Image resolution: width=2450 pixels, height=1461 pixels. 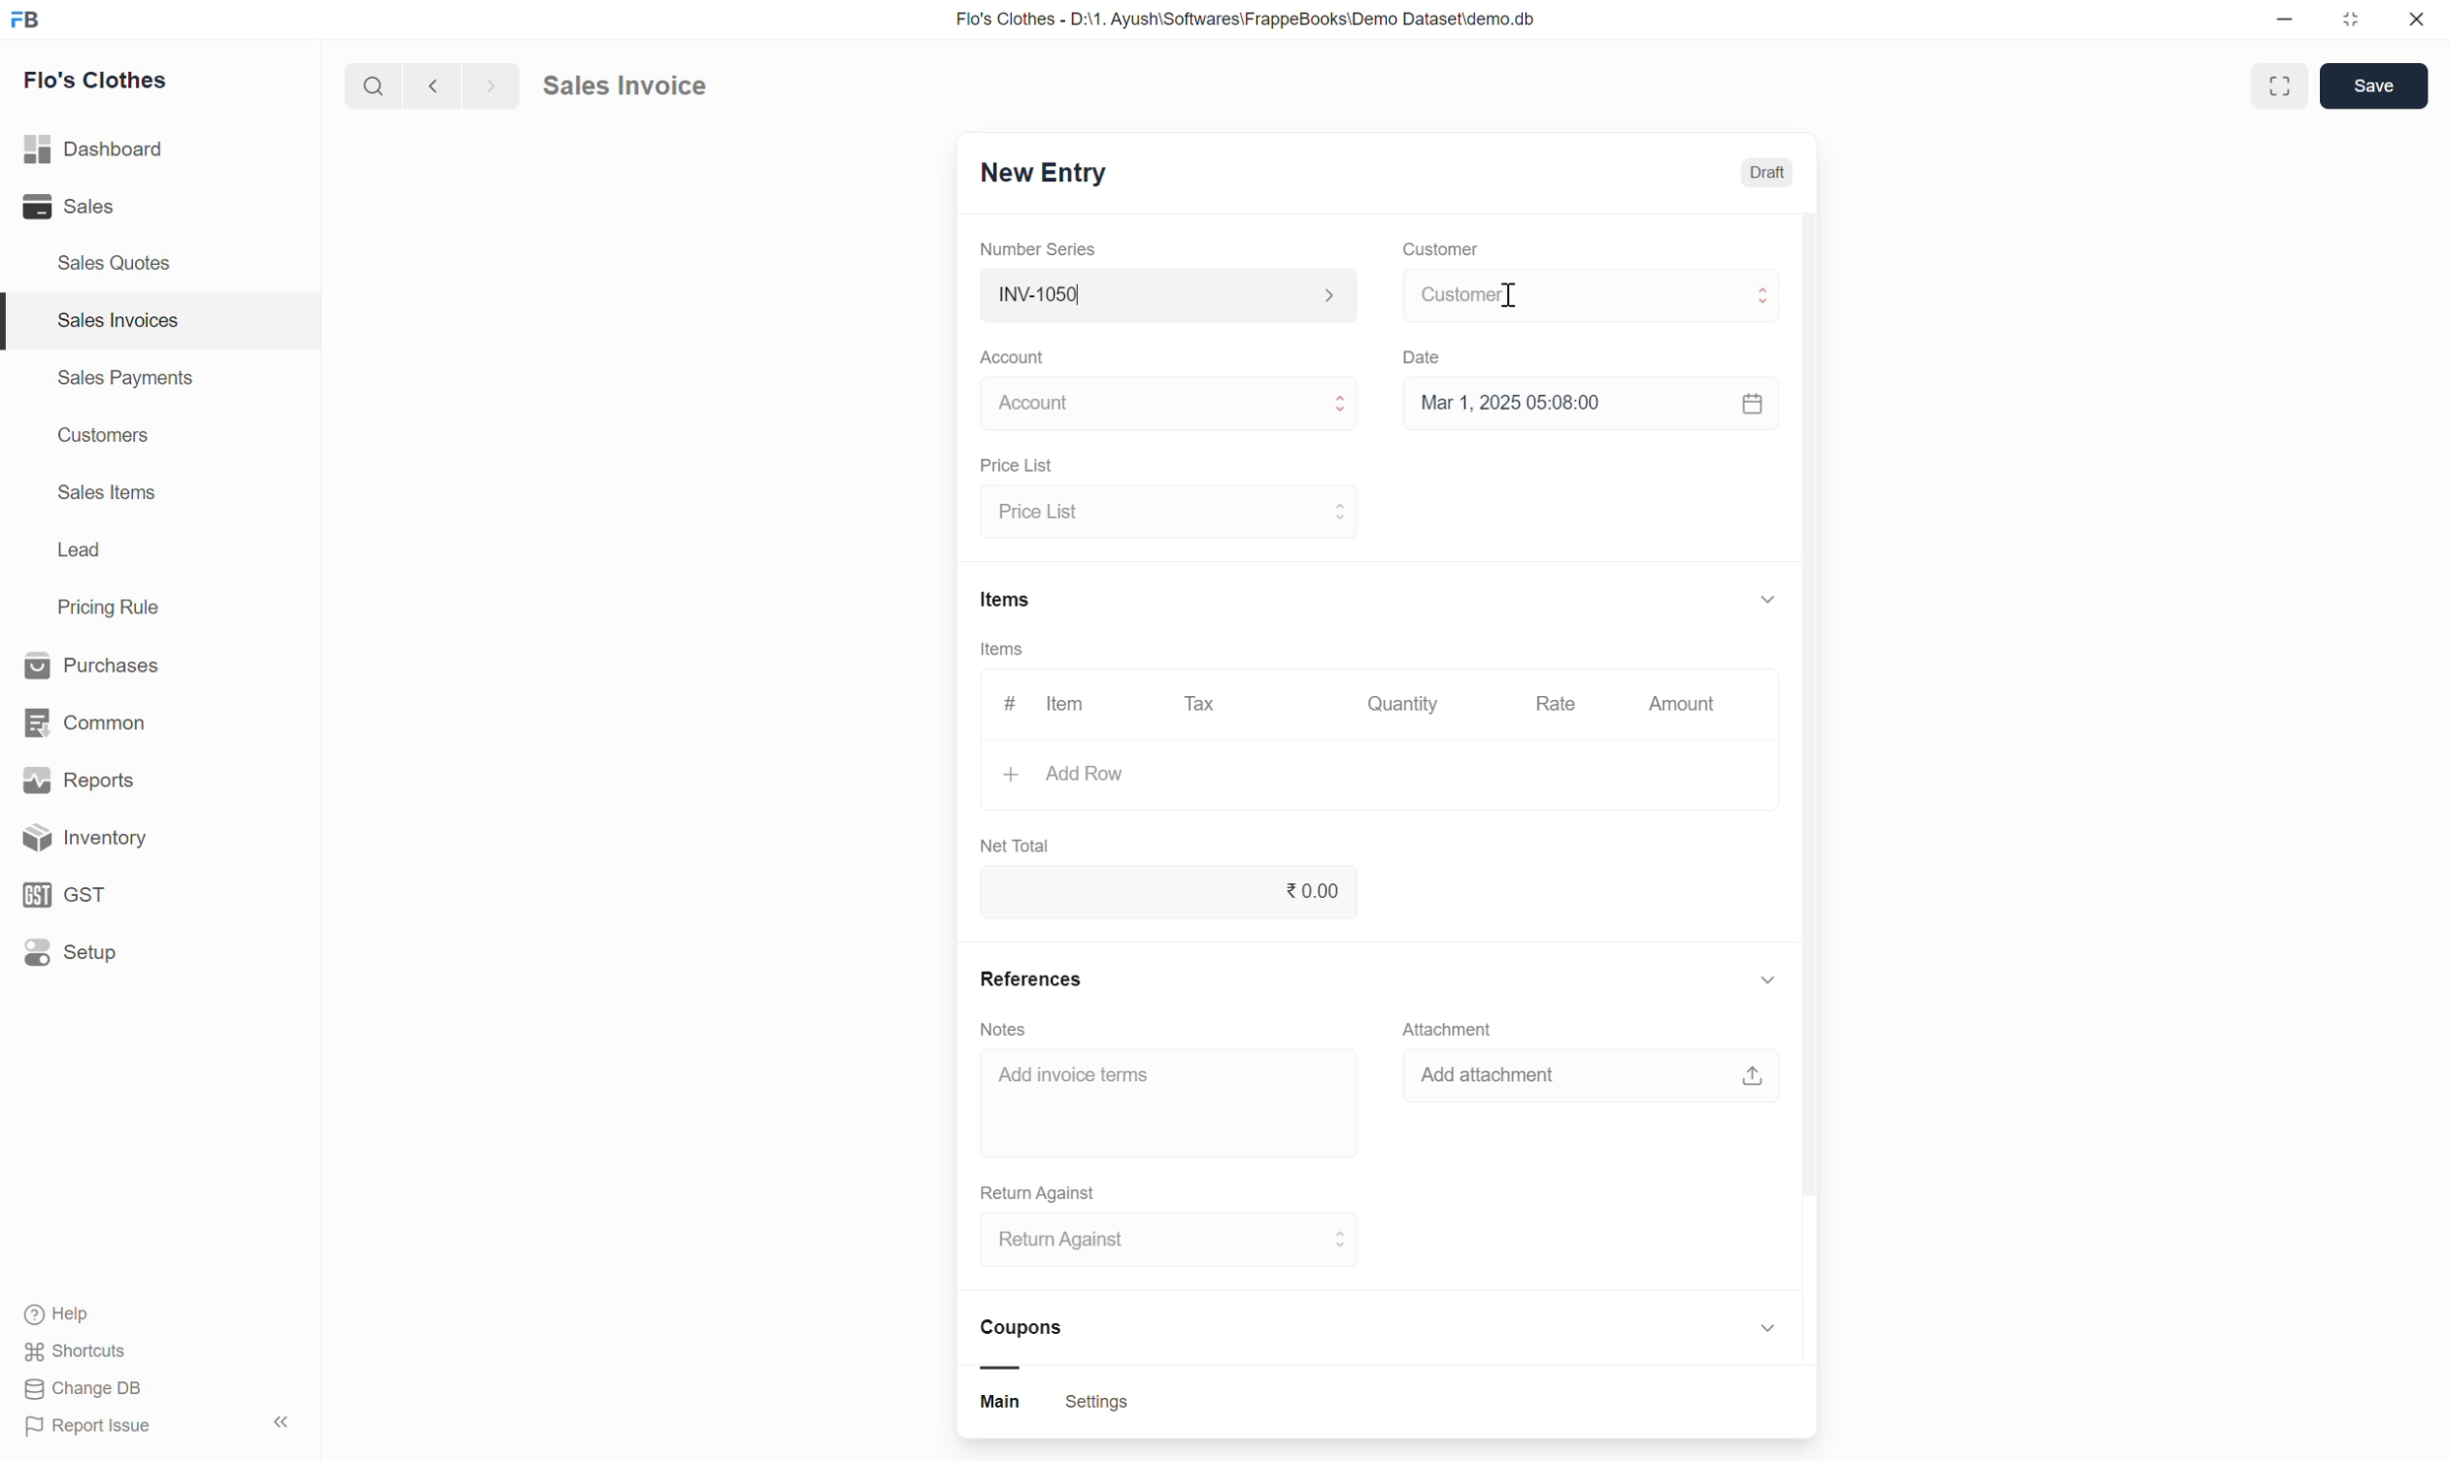 I want to click on show or hide coupon, so click(x=1767, y=1332).